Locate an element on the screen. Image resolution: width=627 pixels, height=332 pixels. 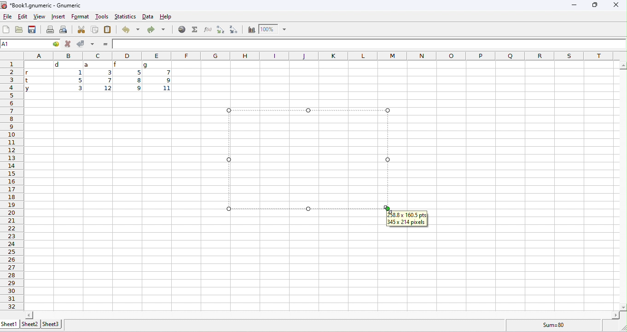
new is located at coordinates (6, 29).